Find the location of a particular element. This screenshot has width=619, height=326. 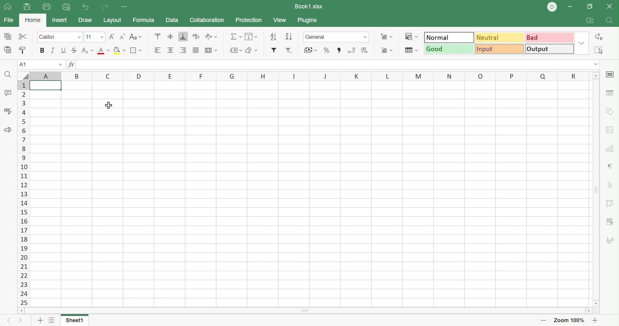

Summation is located at coordinates (235, 37).